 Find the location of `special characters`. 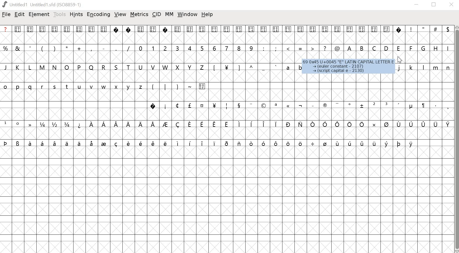

special characters is located at coordinates (209, 144).